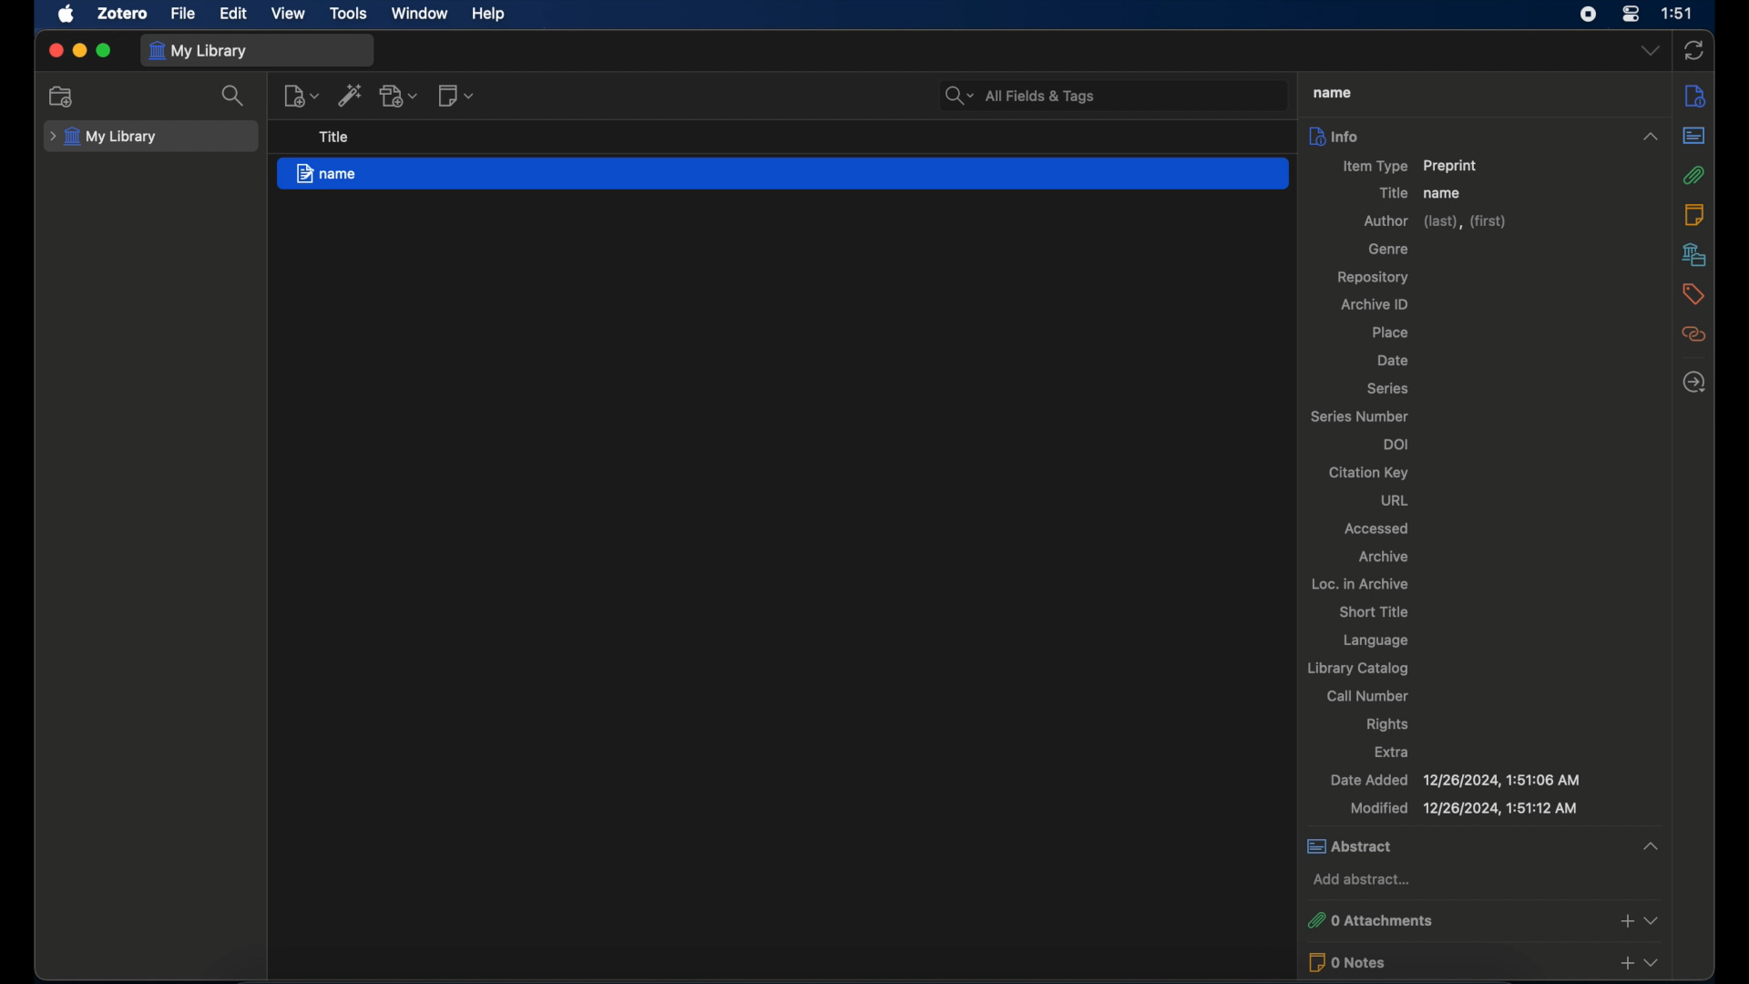  What do you see at coordinates (1483, 135) in the screenshot?
I see `info` at bounding box center [1483, 135].